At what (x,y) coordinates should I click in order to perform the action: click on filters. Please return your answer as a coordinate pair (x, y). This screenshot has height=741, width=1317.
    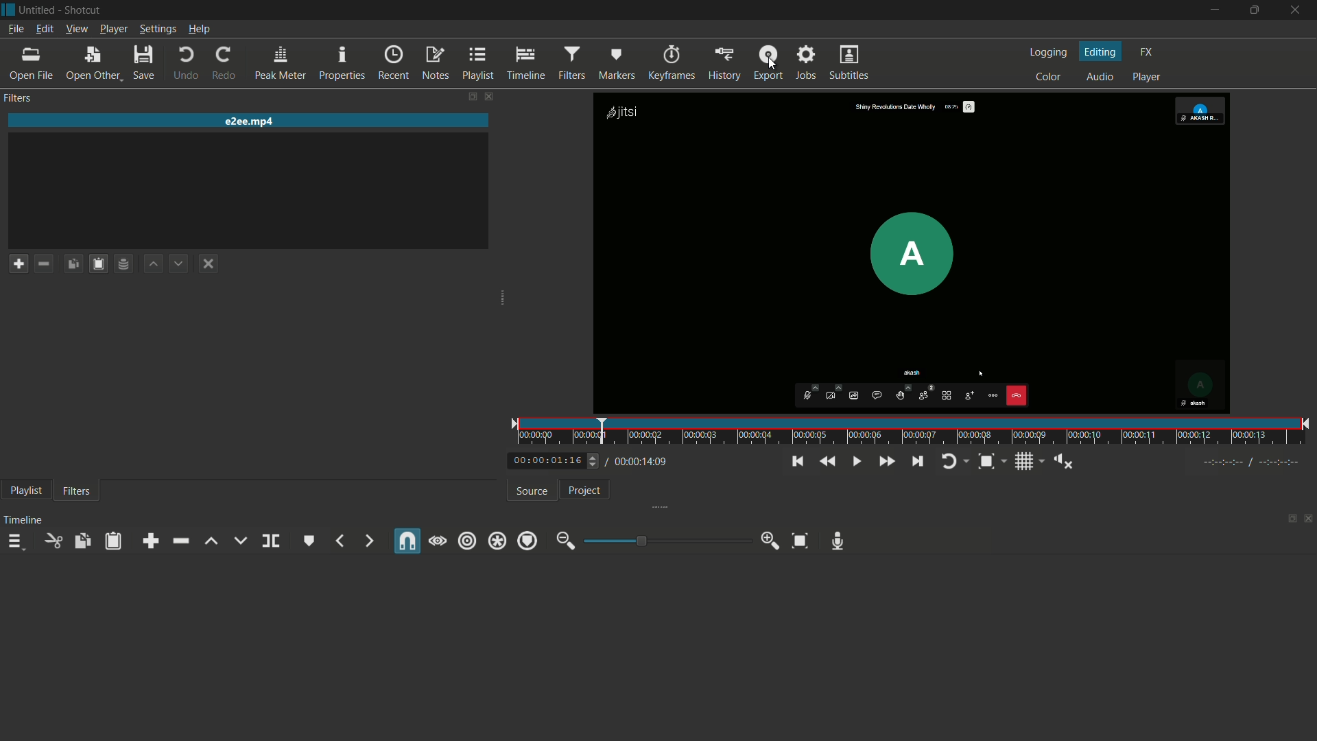
    Looking at the image, I should click on (570, 64).